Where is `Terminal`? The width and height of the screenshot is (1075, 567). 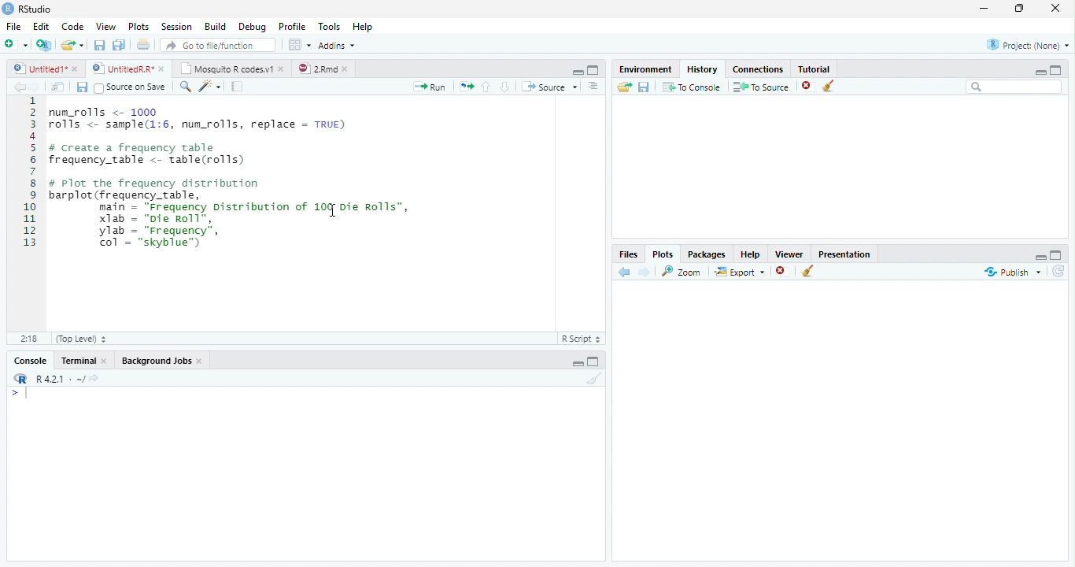 Terminal is located at coordinates (86, 360).